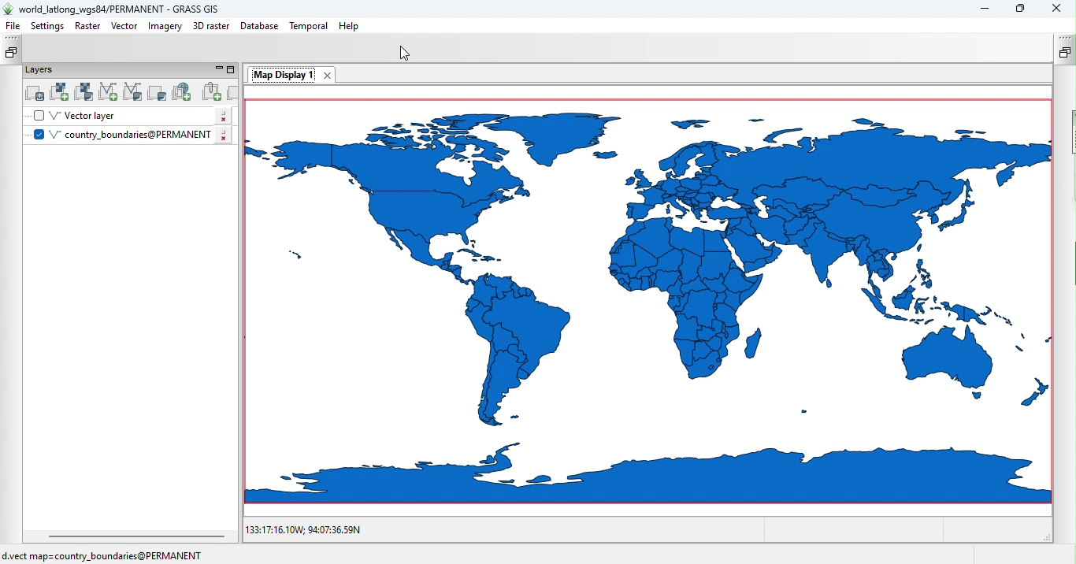 This screenshot has width=1076, height=564. What do you see at coordinates (648, 302) in the screenshot?
I see `Canvas` at bounding box center [648, 302].